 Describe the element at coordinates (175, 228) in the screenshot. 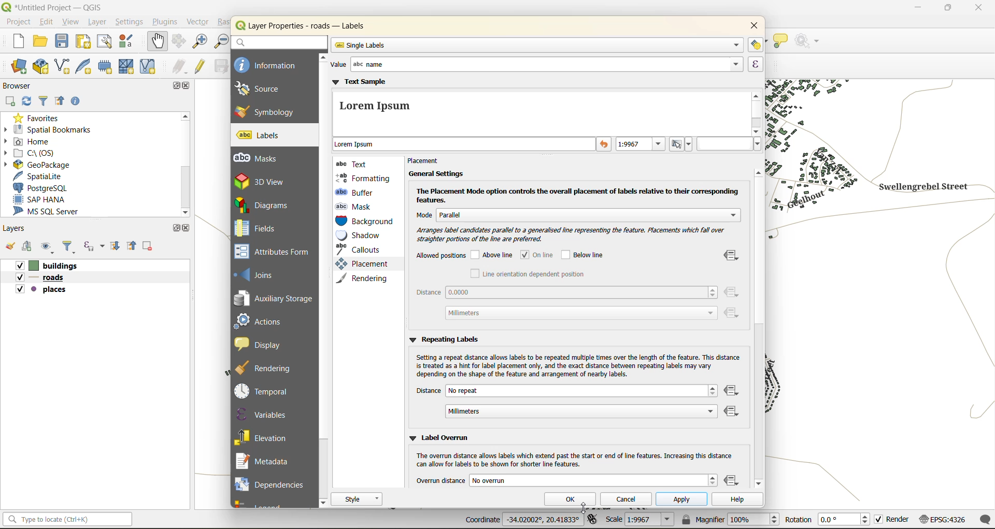

I see `maximize` at that location.